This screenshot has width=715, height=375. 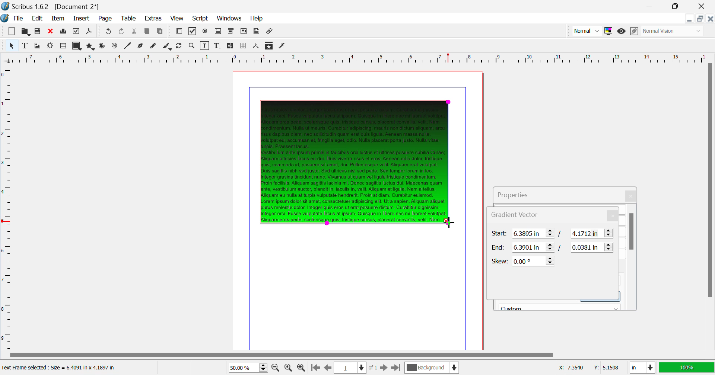 What do you see at coordinates (58, 19) in the screenshot?
I see `Item` at bounding box center [58, 19].